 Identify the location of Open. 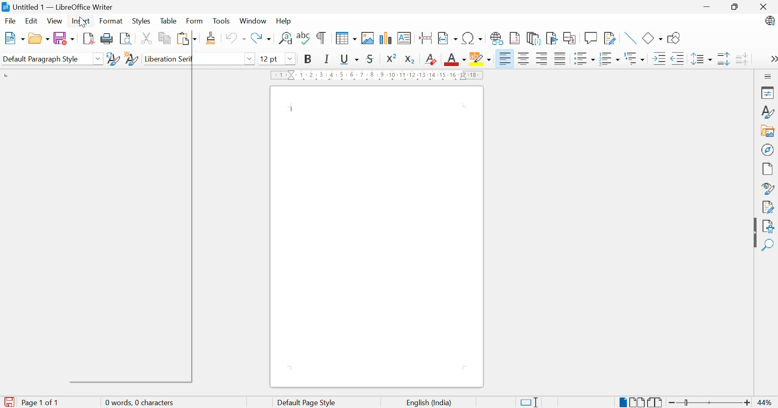
(38, 40).